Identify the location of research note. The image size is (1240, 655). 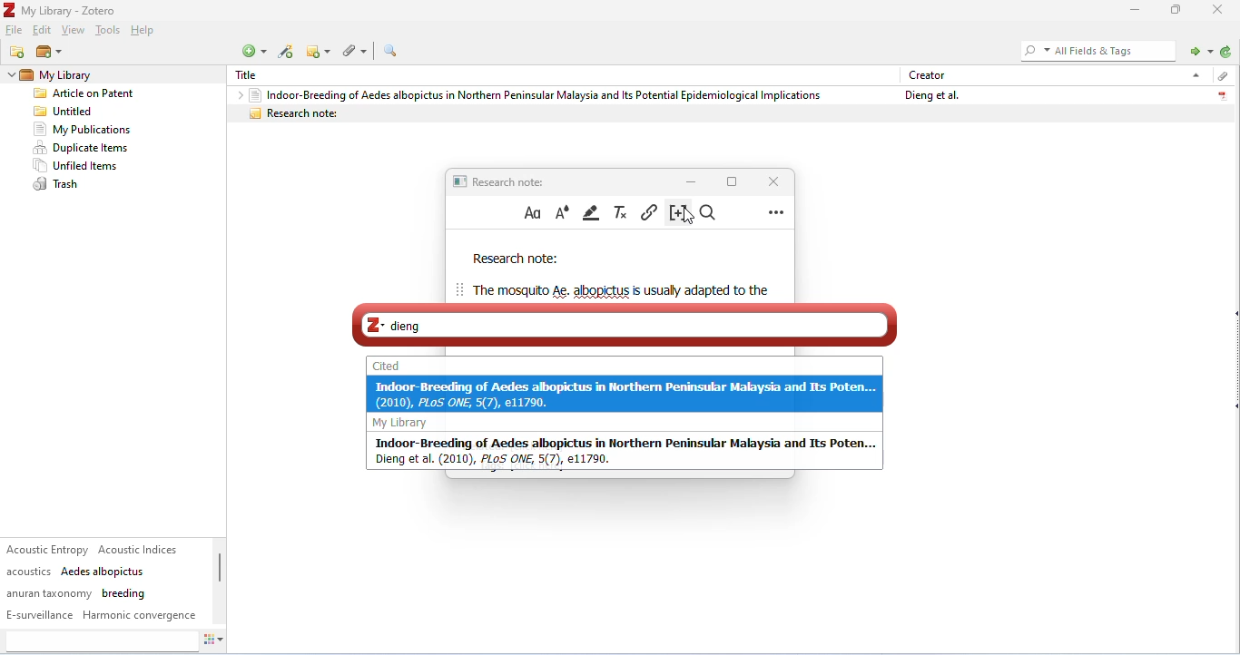
(502, 181).